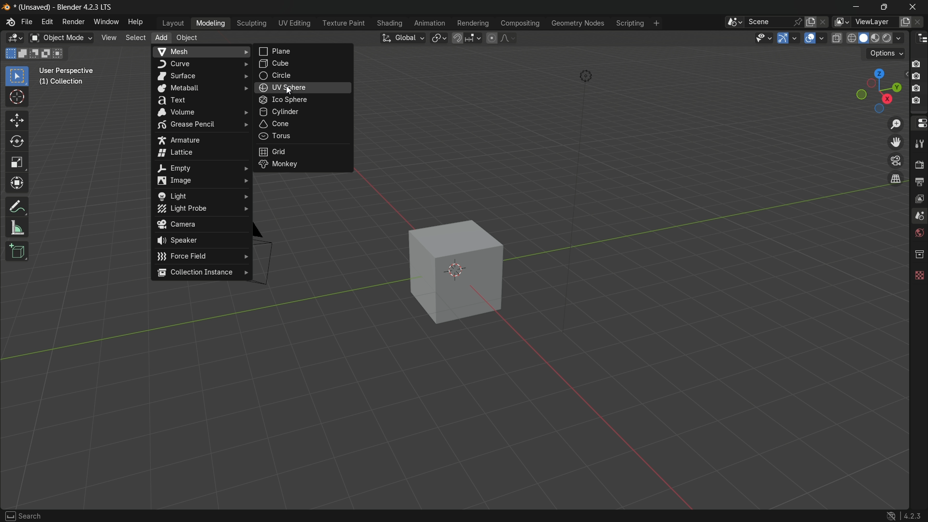 This screenshot has width=928, height=522. Describe the element at coordinates (735, 22) in the screenshot. I see `browse scenes` at that location.